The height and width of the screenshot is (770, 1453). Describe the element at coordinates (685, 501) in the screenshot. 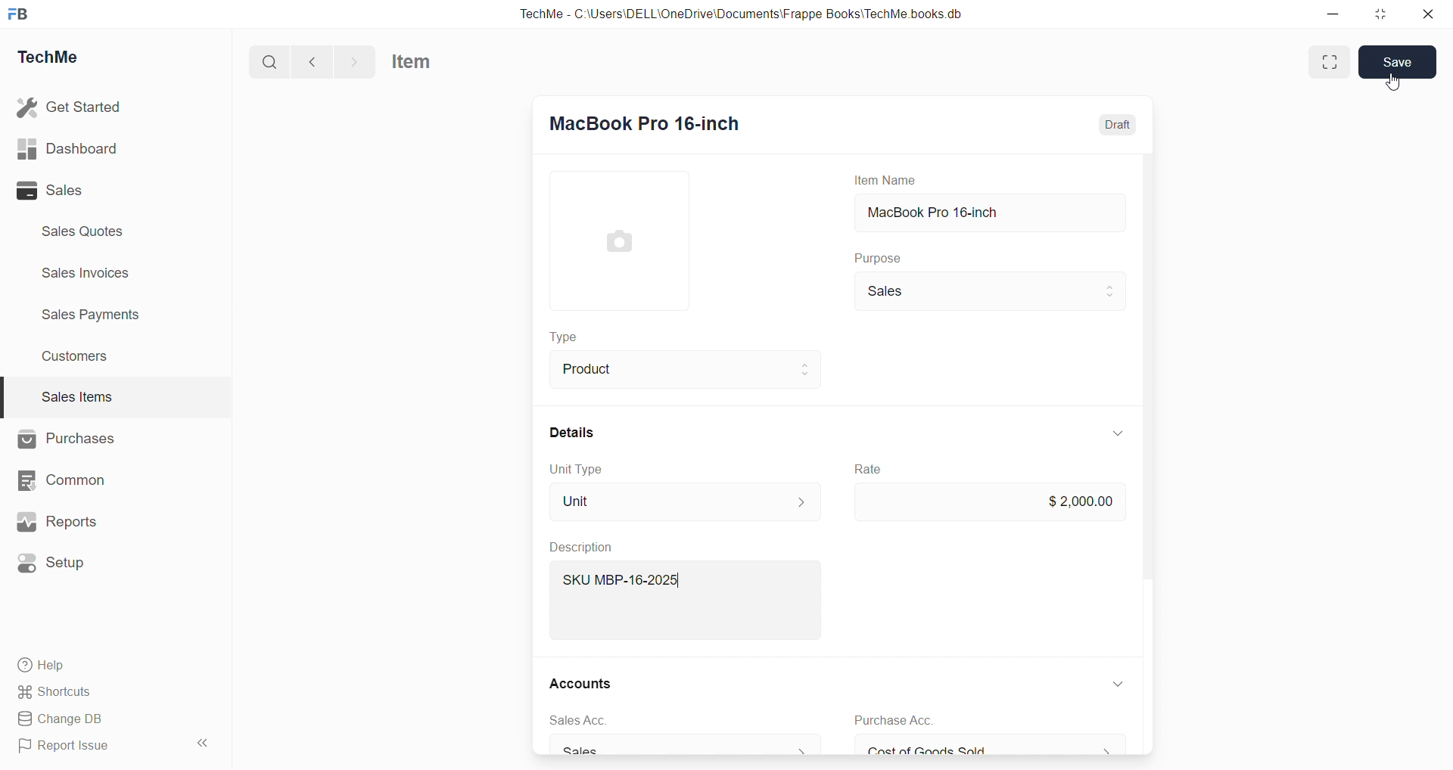

I see `Unit` at that location.